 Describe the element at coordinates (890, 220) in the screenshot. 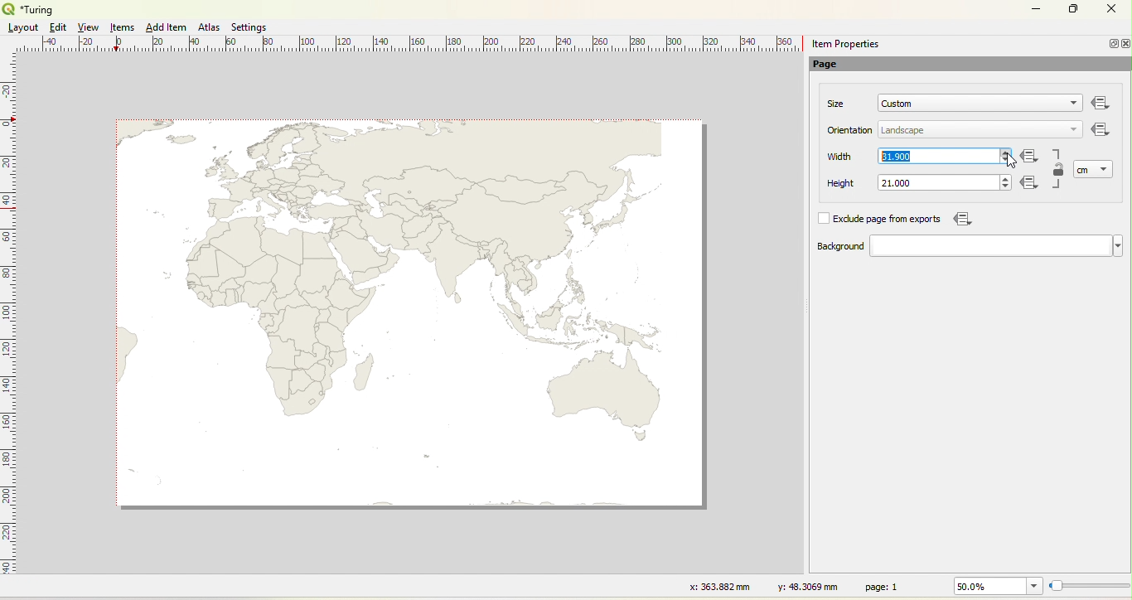

I see `Exclude page from exports` at that location.